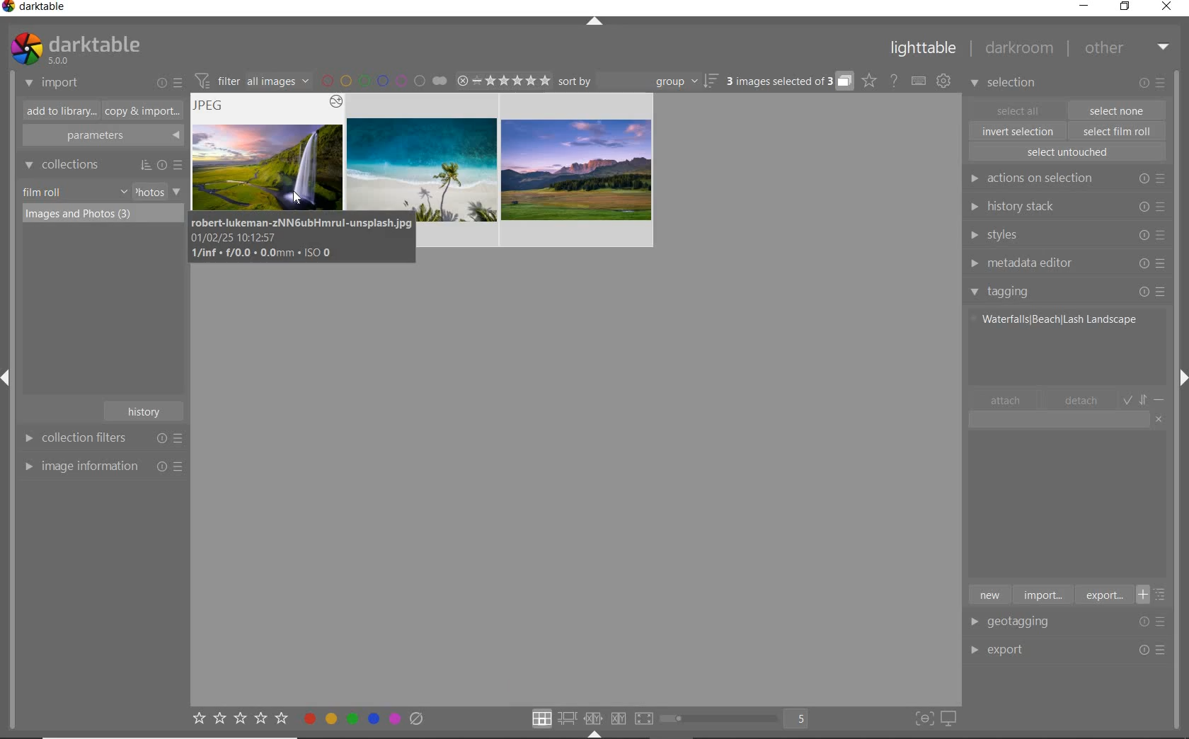 This screenshot has height=739, width=1189. Describe the element at coordinates (1127, 47) in the screenshot. I see `other` at that location.